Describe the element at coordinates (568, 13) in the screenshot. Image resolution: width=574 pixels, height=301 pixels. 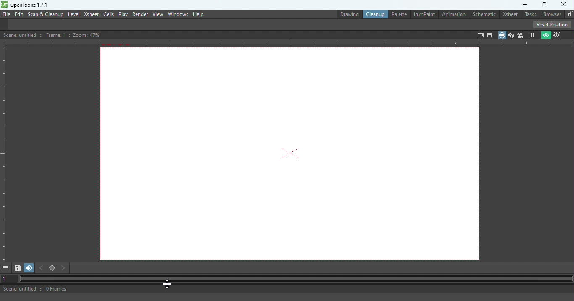
I see `Lock rooms tab` at that location.